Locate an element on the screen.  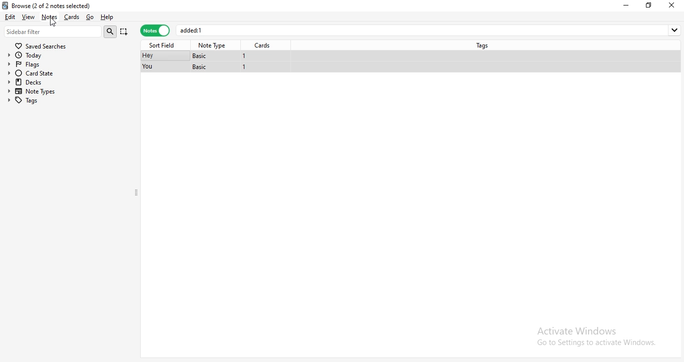
basic is located at coordinates (201, 67).